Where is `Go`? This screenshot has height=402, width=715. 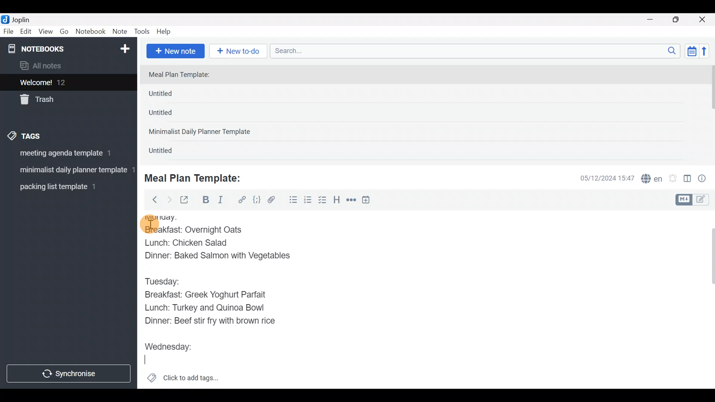
Go is located at coordinates (64, 33).